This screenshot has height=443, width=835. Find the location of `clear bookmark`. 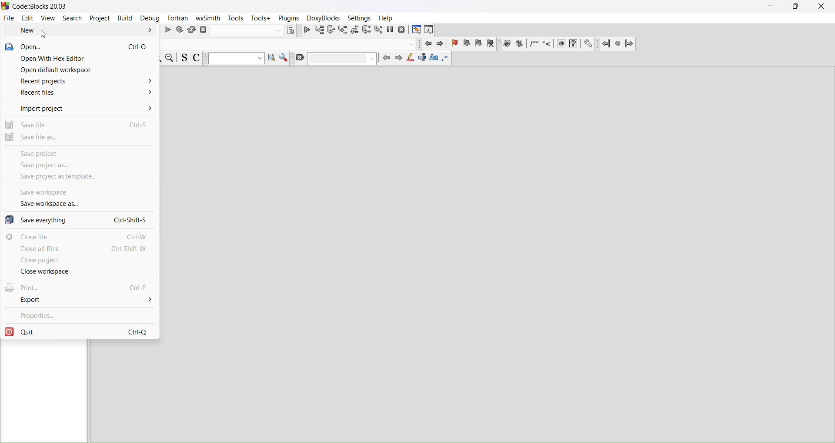

clear bookmark is located at coordinates (491, 44).